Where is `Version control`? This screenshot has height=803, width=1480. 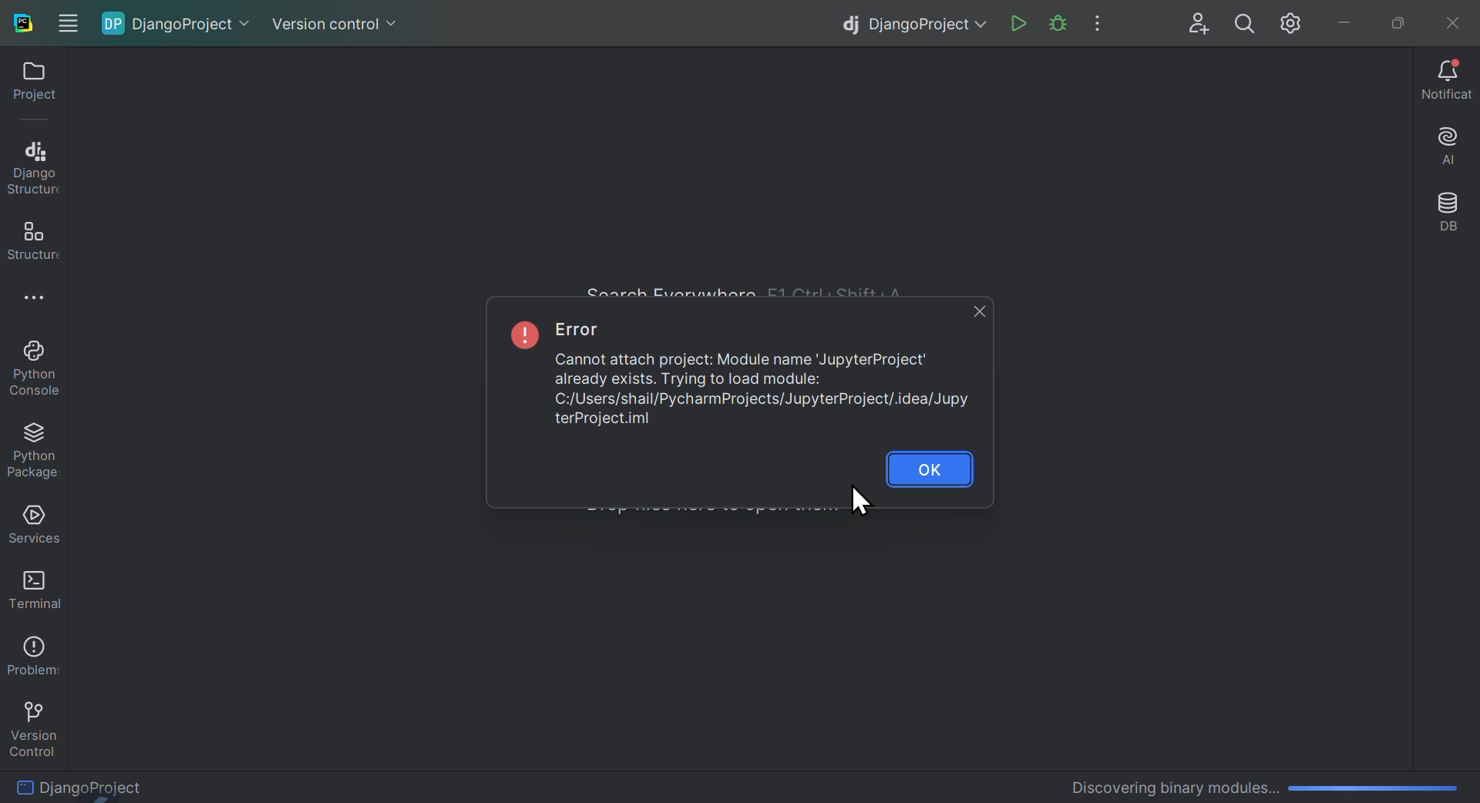 Version control is located at coordinates (336, 18).